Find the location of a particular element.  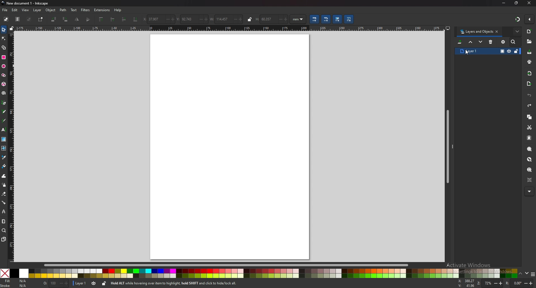

x coordinates is located at coordinates (152, 19).